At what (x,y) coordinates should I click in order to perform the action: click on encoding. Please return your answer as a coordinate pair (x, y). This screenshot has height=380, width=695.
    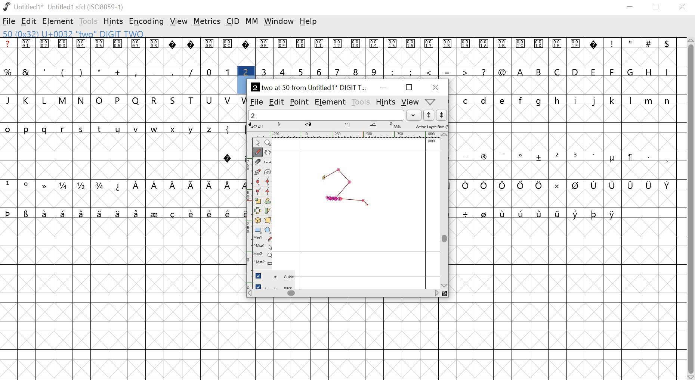
    Looking at the image, I should click on (147, 21).